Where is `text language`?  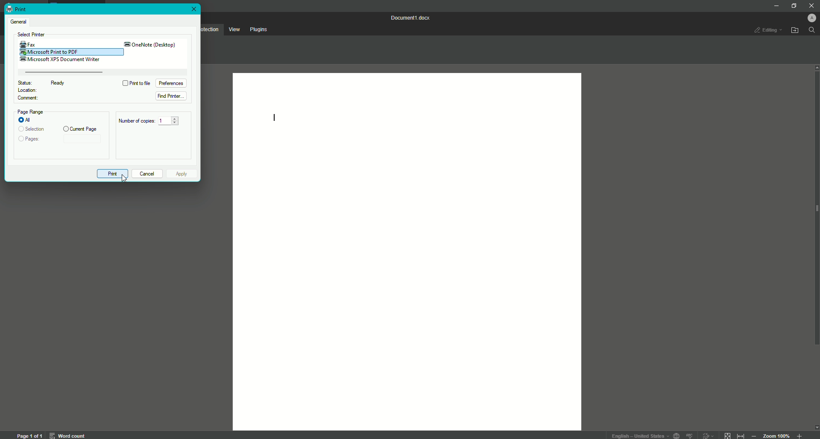 text language is located at coordinates (638, 434).